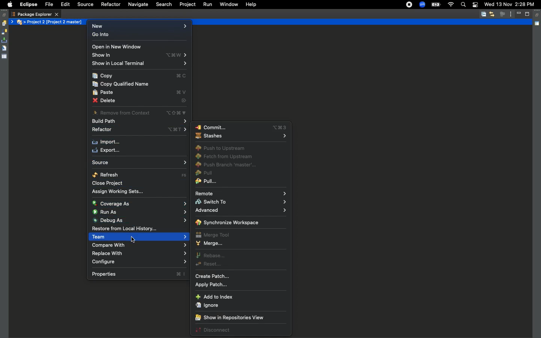  Describe the element at coordinates (463, 5) in the screenshot. I see `Search` at that location.